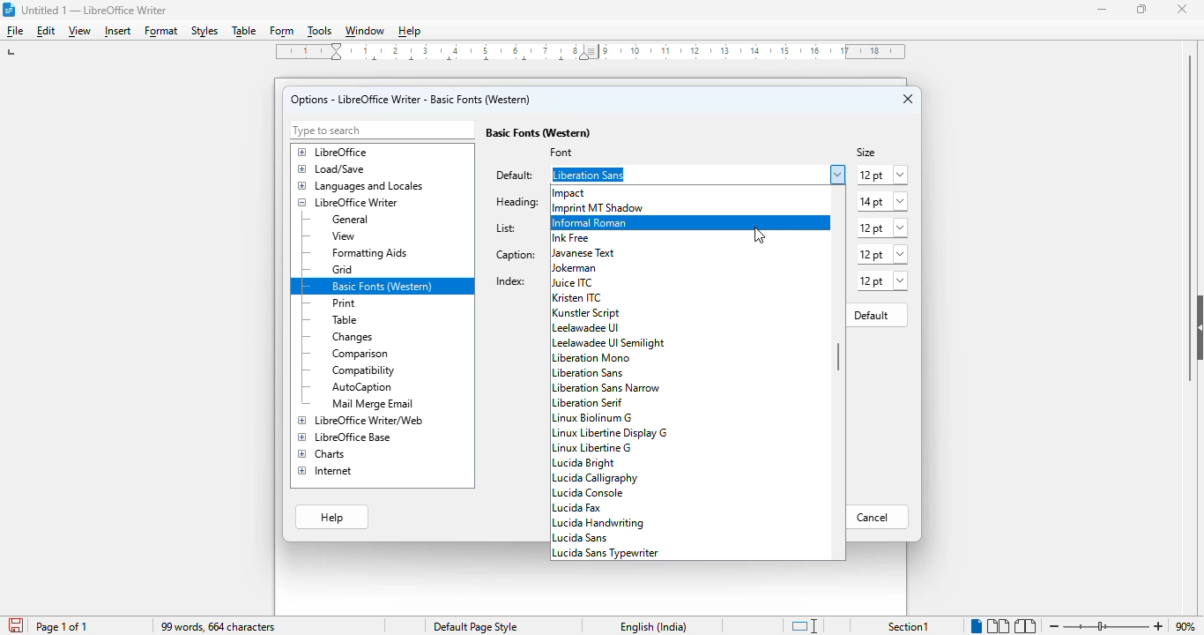 The image size is (1204, 635). Describe the element at coordinates (881, 176) in the screenshot. I see `12 pt` at that location.